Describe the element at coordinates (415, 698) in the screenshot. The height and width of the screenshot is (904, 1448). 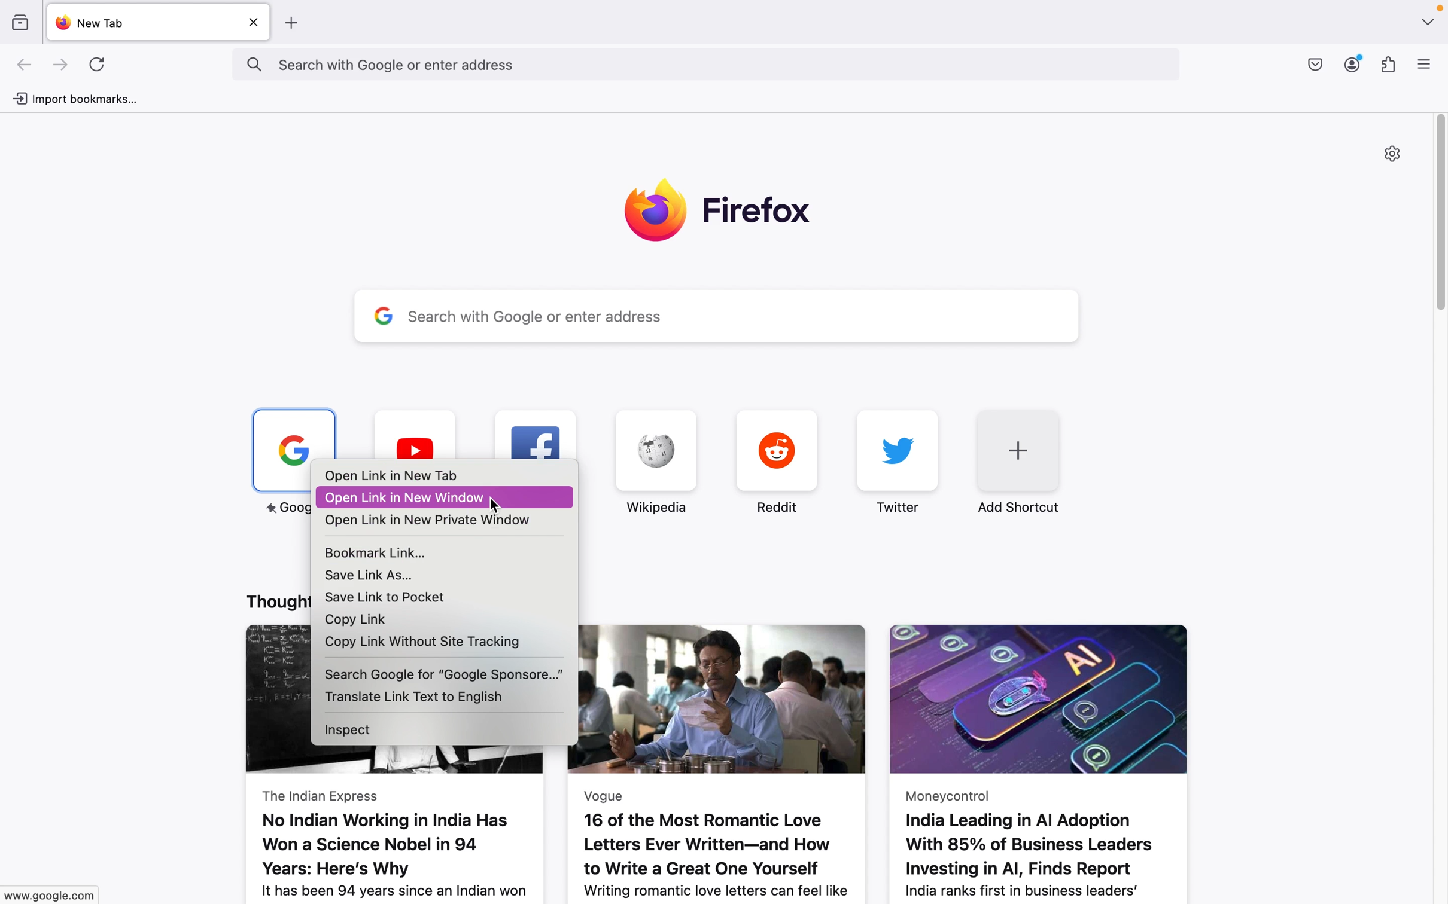
I see `translate link text to english` at that location.